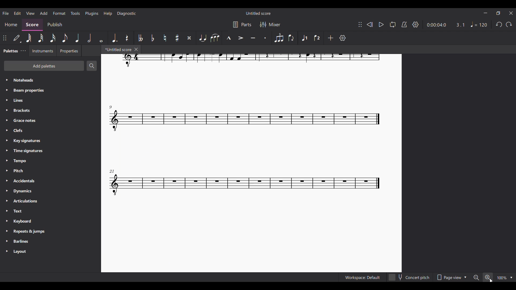 This screenshot has width=516, height=290. Describe the element at coordinates (393, 24) in the screenshot. I see `Loop playback` at that location.